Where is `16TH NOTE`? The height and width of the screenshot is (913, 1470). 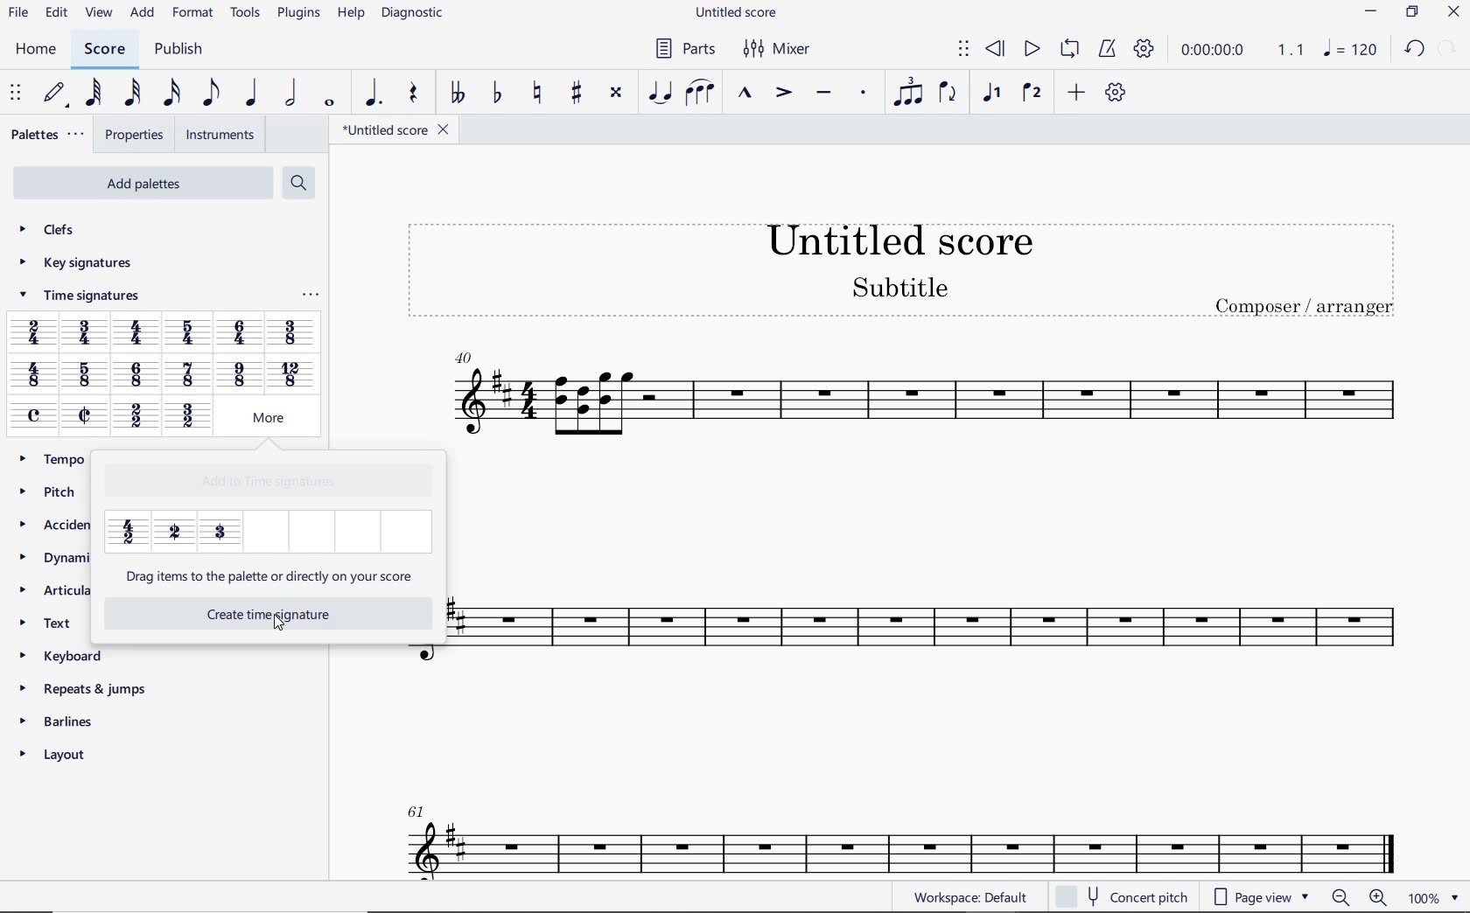 16TH NOTE is located at coordinates (169, 94).